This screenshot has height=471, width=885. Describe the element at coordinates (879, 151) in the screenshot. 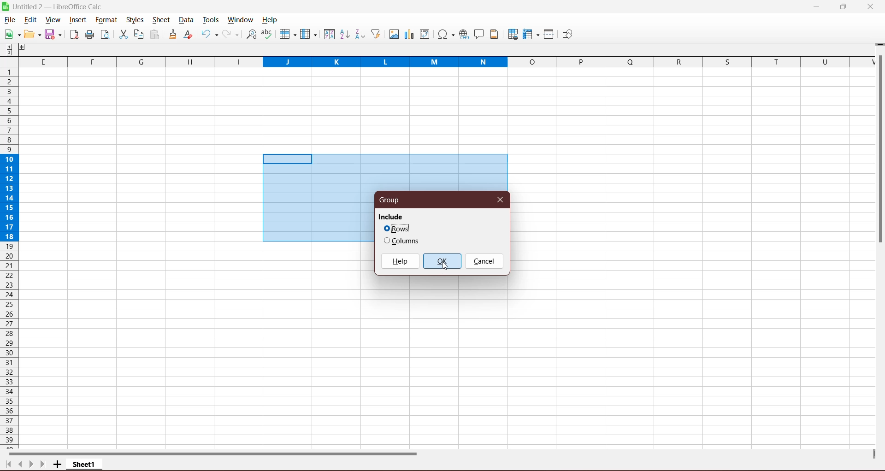

I see `Vertical Scroll Bar` at that location.